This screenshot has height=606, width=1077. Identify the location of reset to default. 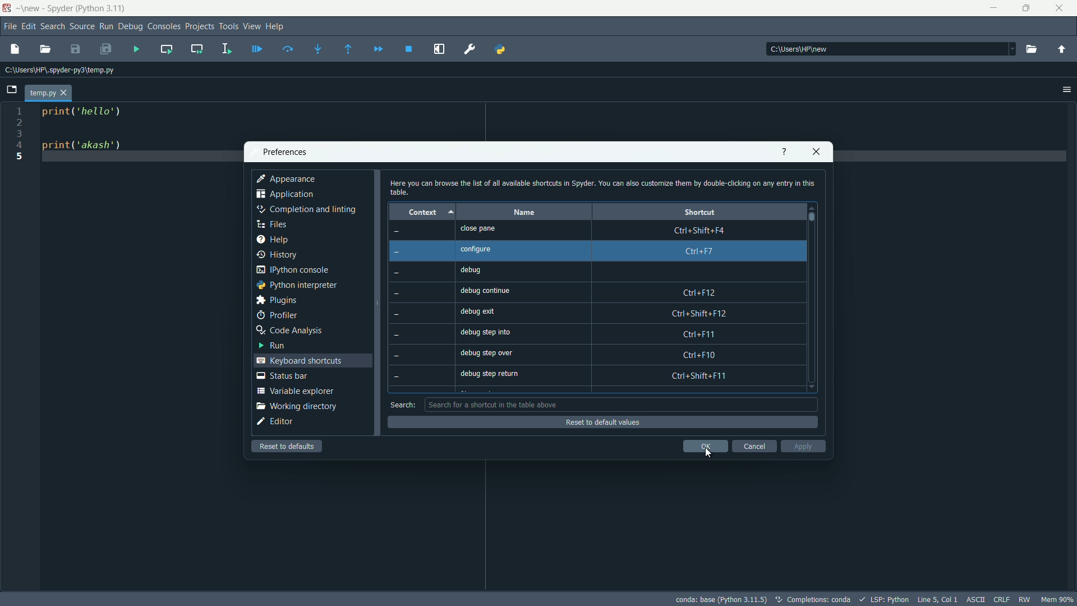
(288, 446).